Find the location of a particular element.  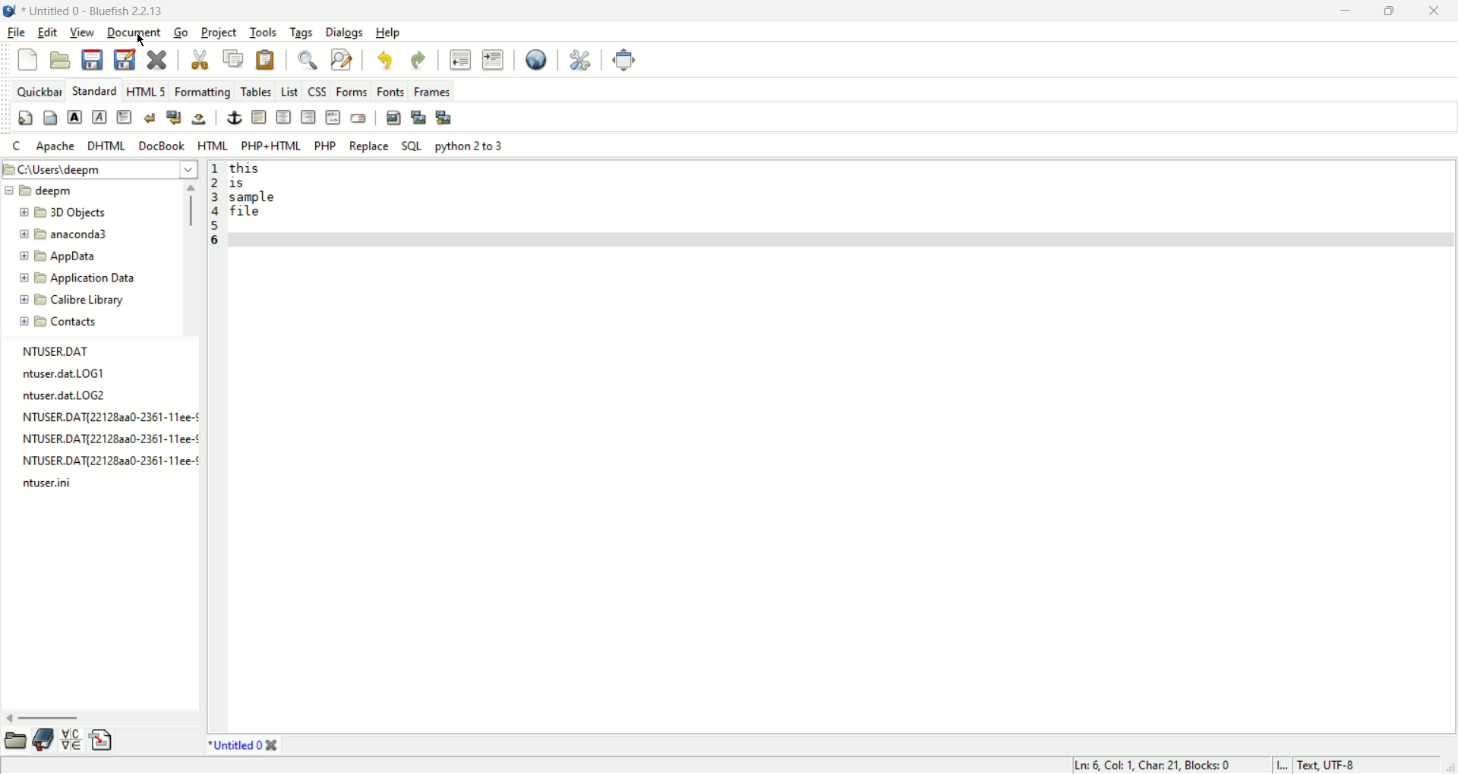

workspace is located at coordinates (841, 447).